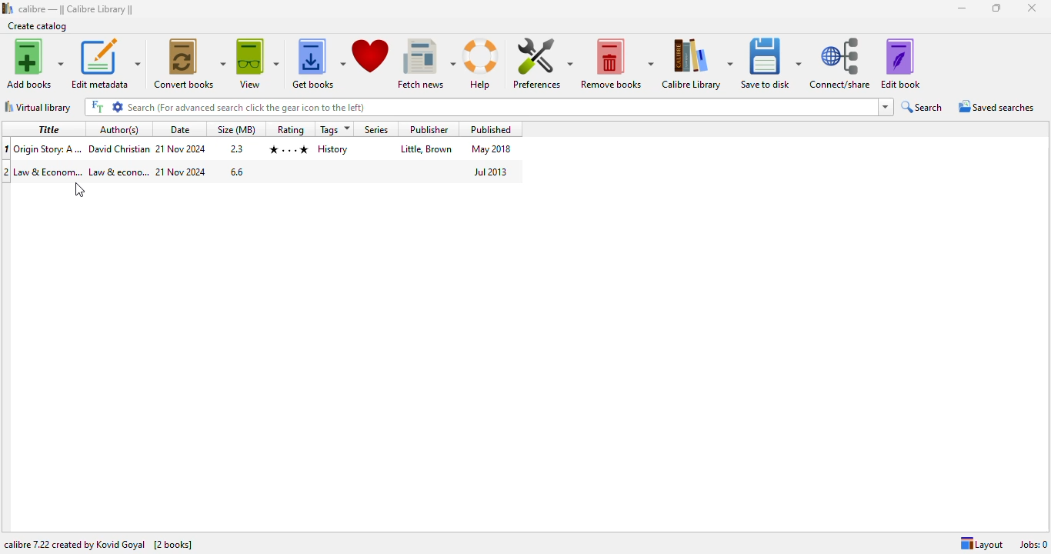 This screenshot has width=1051, height=554. Describe the element at coordinates (289, 149) in the screenshot. I see `rating` at that location.